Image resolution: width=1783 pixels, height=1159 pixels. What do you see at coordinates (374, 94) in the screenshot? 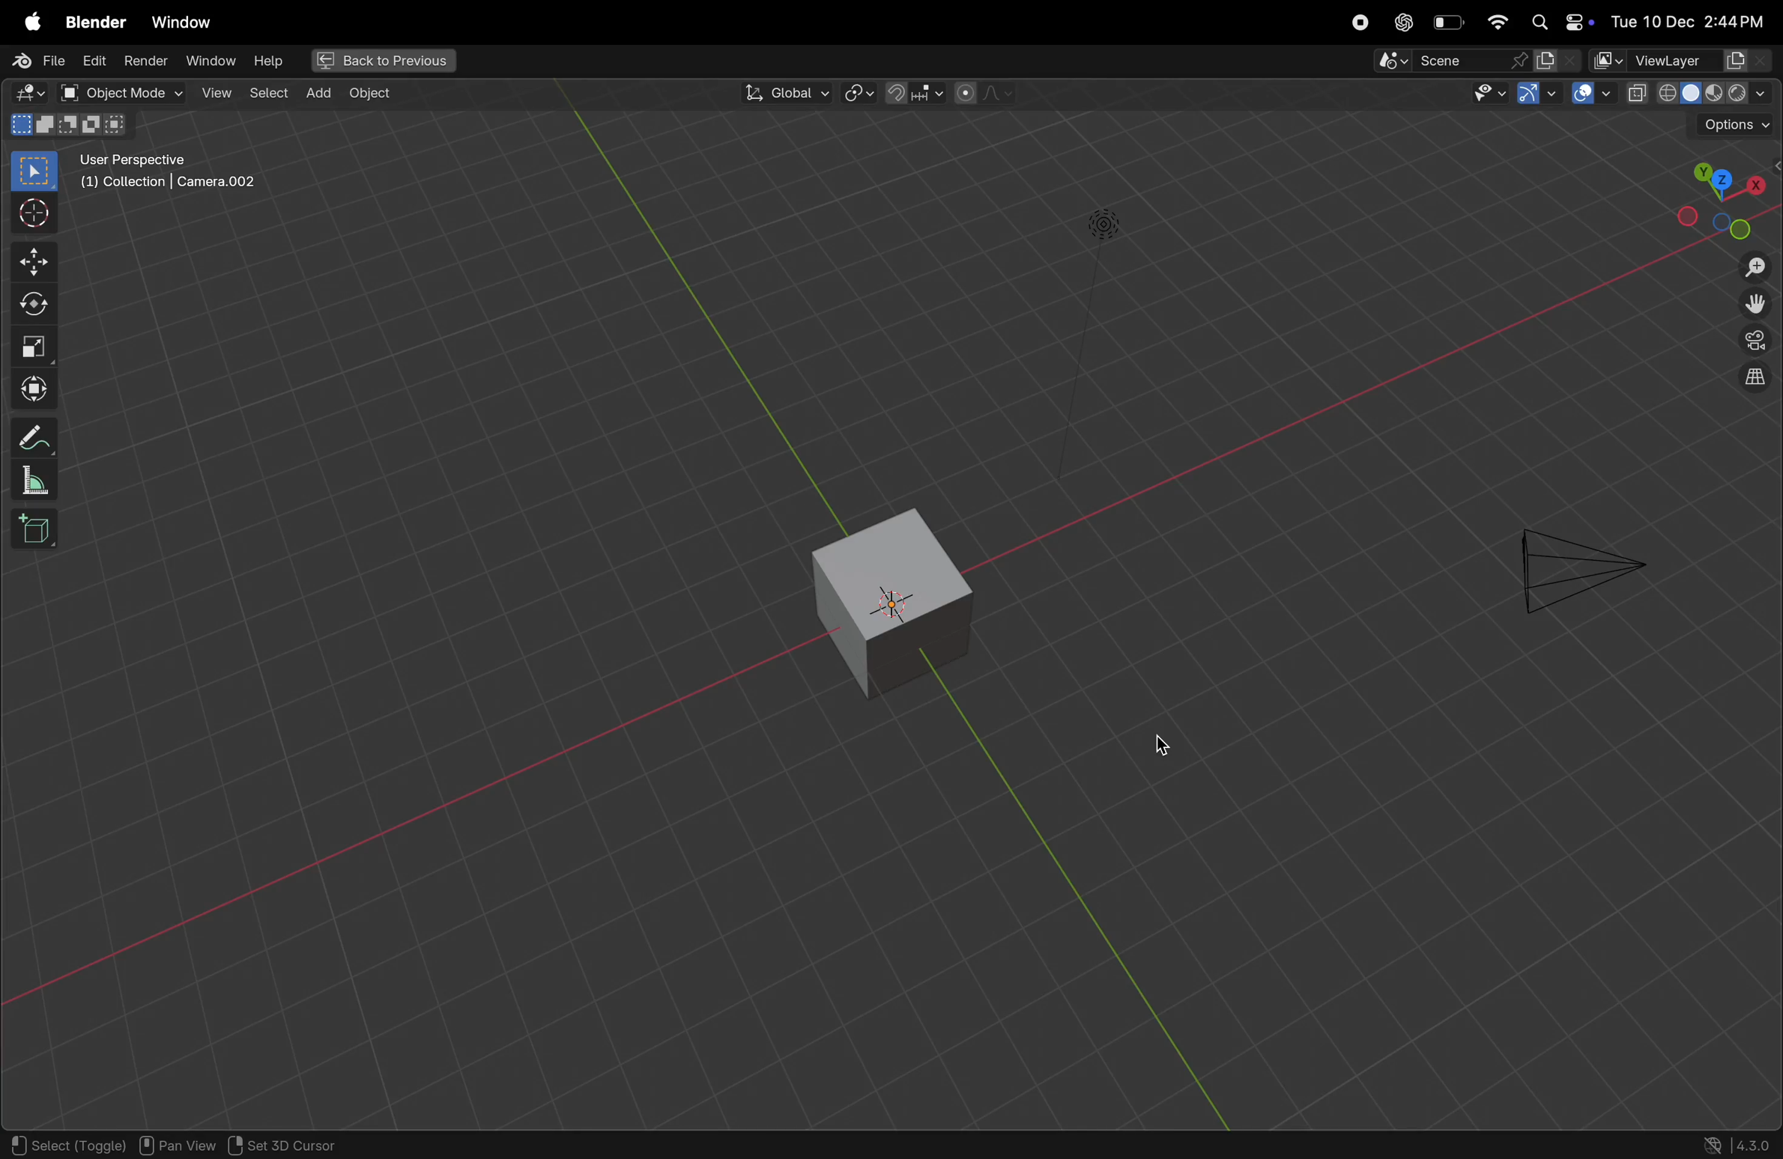
I see `Object` at bounding box center [374, 94].